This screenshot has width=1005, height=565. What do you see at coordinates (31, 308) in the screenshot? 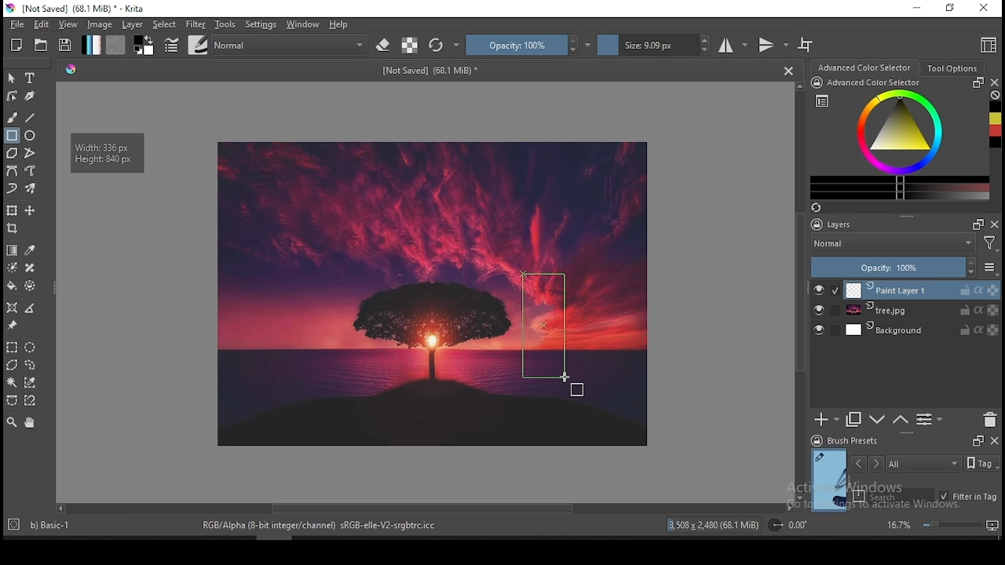
I see `measure distance between two points` at bounding box center [31, 308].